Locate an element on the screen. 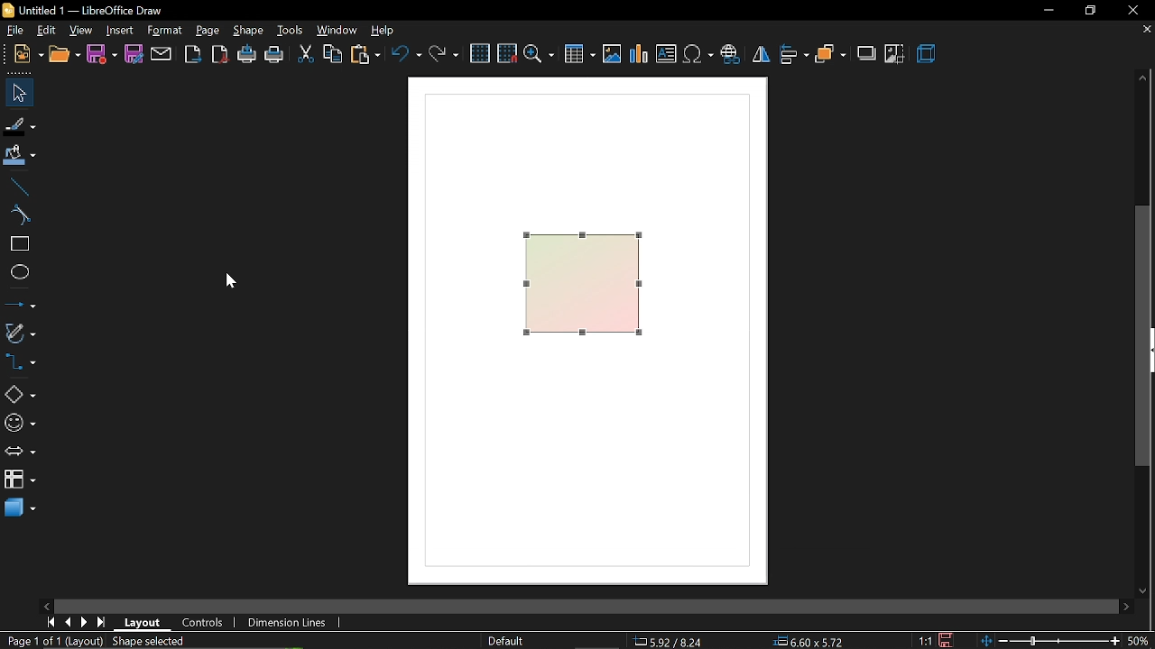 Image resolution: width=1155 pixels, height=649 pixels. 3d shapes is located at coordinates (18, 508).